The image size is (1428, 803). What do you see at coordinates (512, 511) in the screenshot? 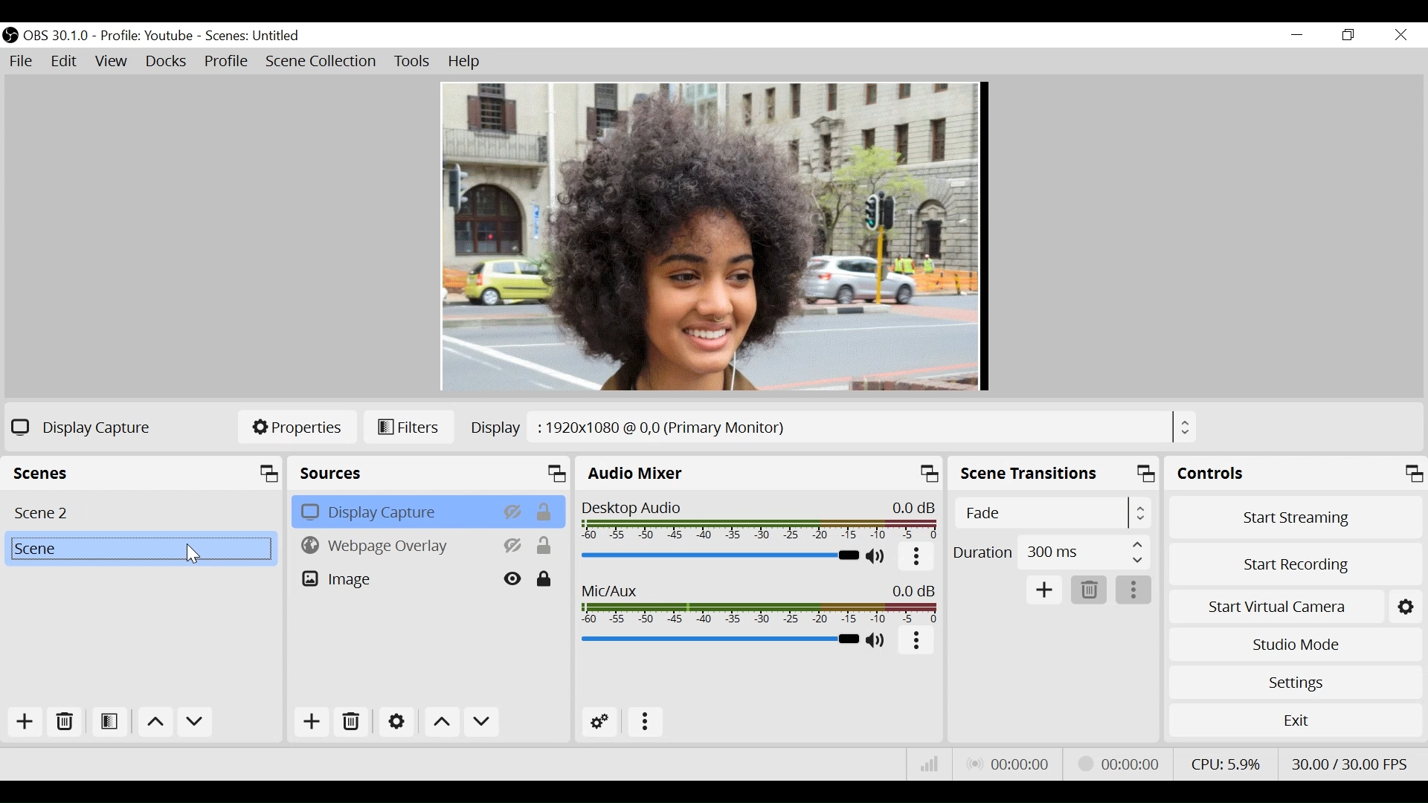
I see `Hide/Display` at bounding box center [512, 511].